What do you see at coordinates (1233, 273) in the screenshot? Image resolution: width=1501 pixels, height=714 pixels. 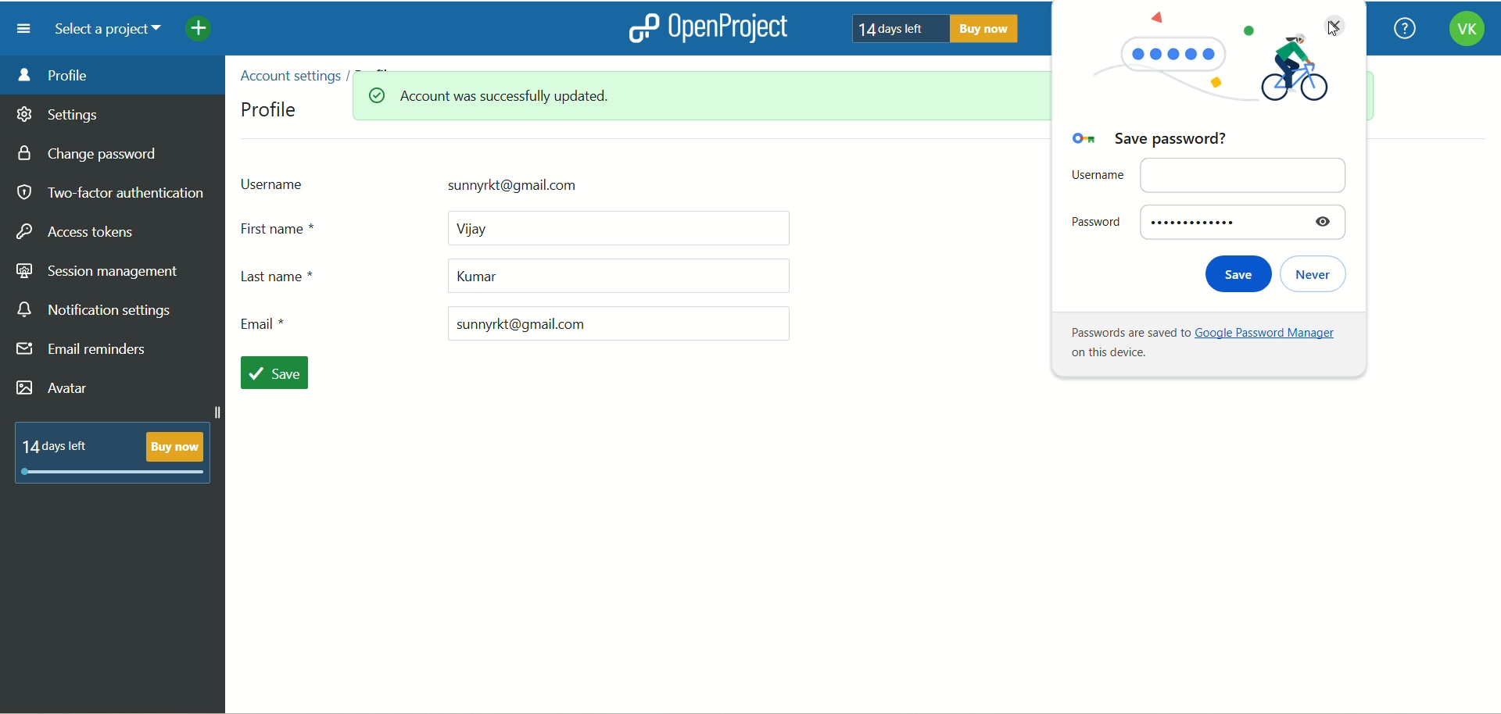 I see `save` at bounding box center [1233, 273].